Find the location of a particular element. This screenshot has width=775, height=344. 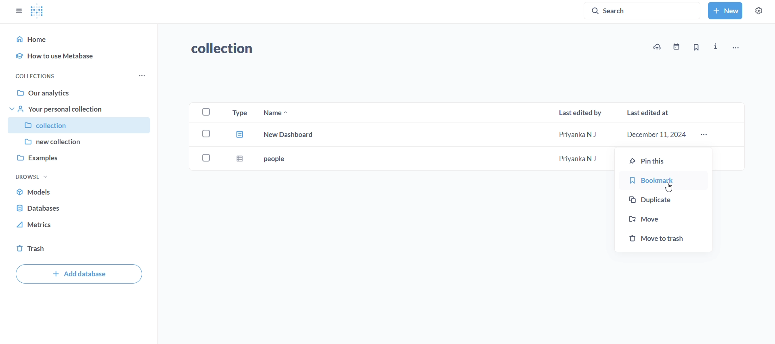

close sidebar is located at coordinates (18, 11).